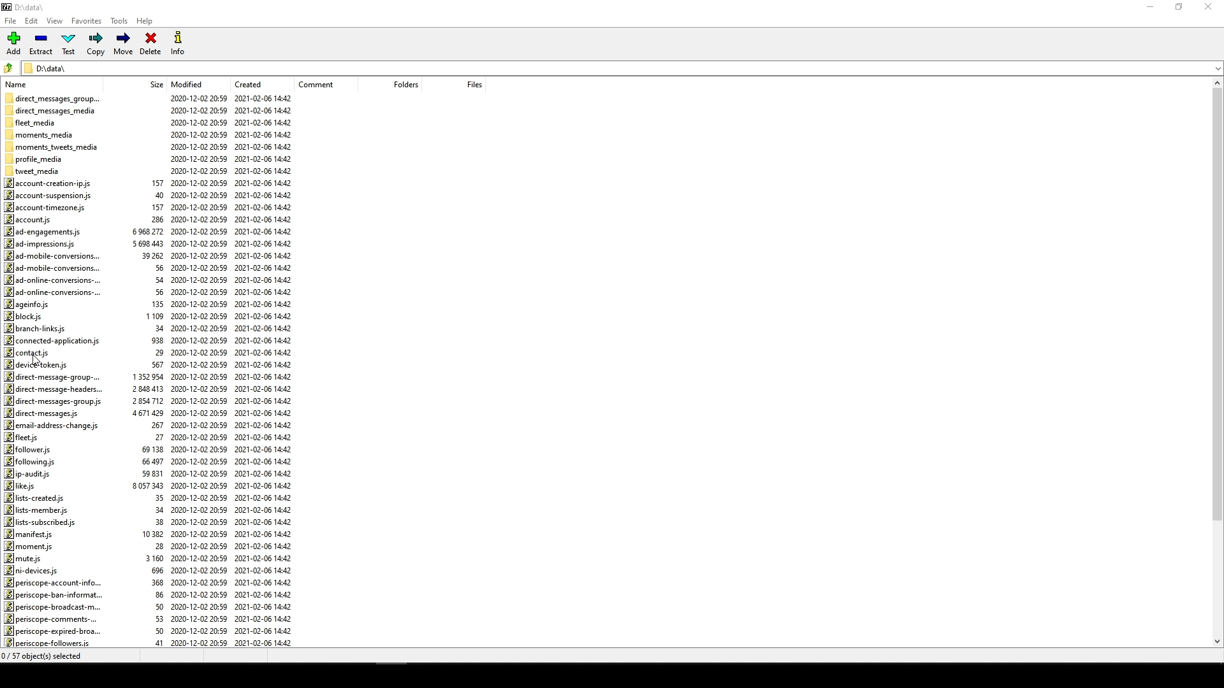 The height and width of the screenshot is (688, 1224). I want to click on down, so click(1206, 73).